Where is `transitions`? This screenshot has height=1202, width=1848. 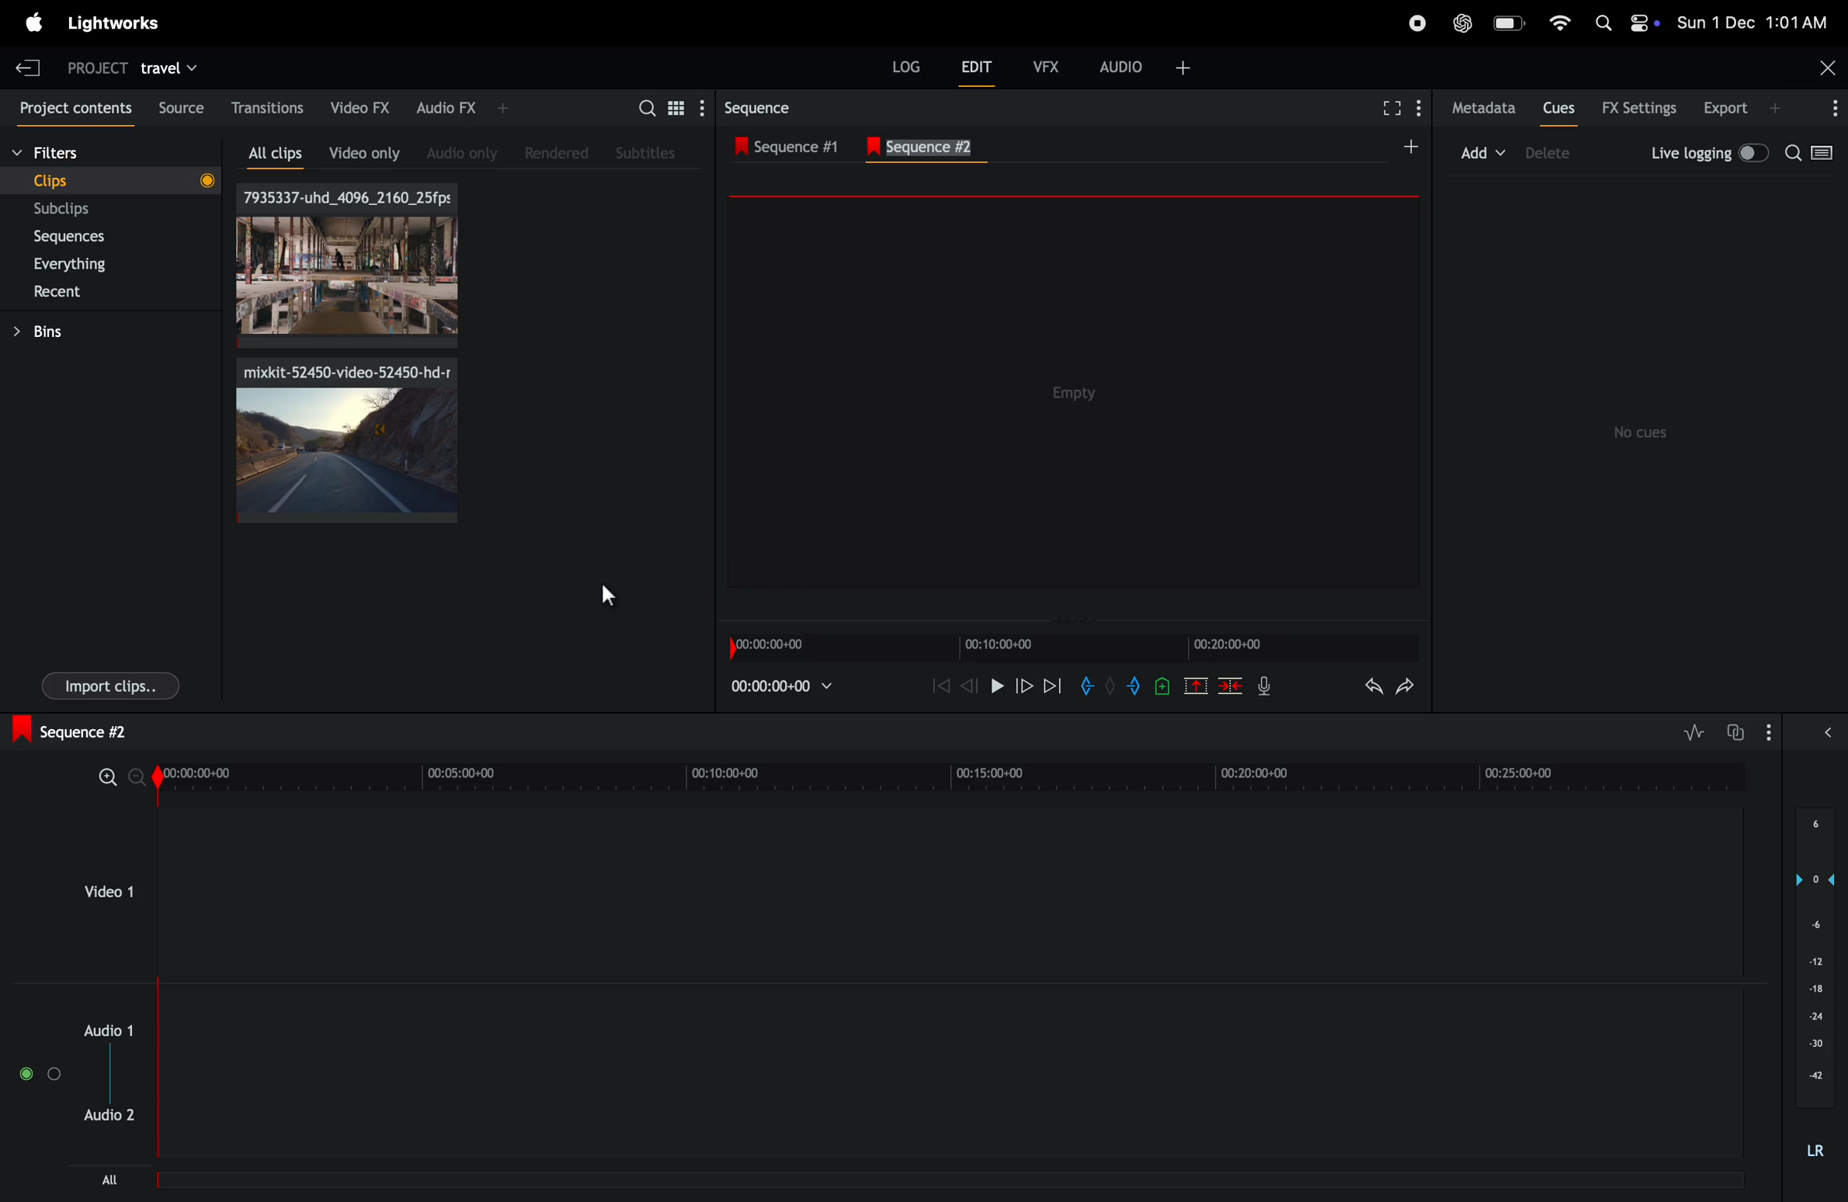
transitions is located at coordinates (269, 106).